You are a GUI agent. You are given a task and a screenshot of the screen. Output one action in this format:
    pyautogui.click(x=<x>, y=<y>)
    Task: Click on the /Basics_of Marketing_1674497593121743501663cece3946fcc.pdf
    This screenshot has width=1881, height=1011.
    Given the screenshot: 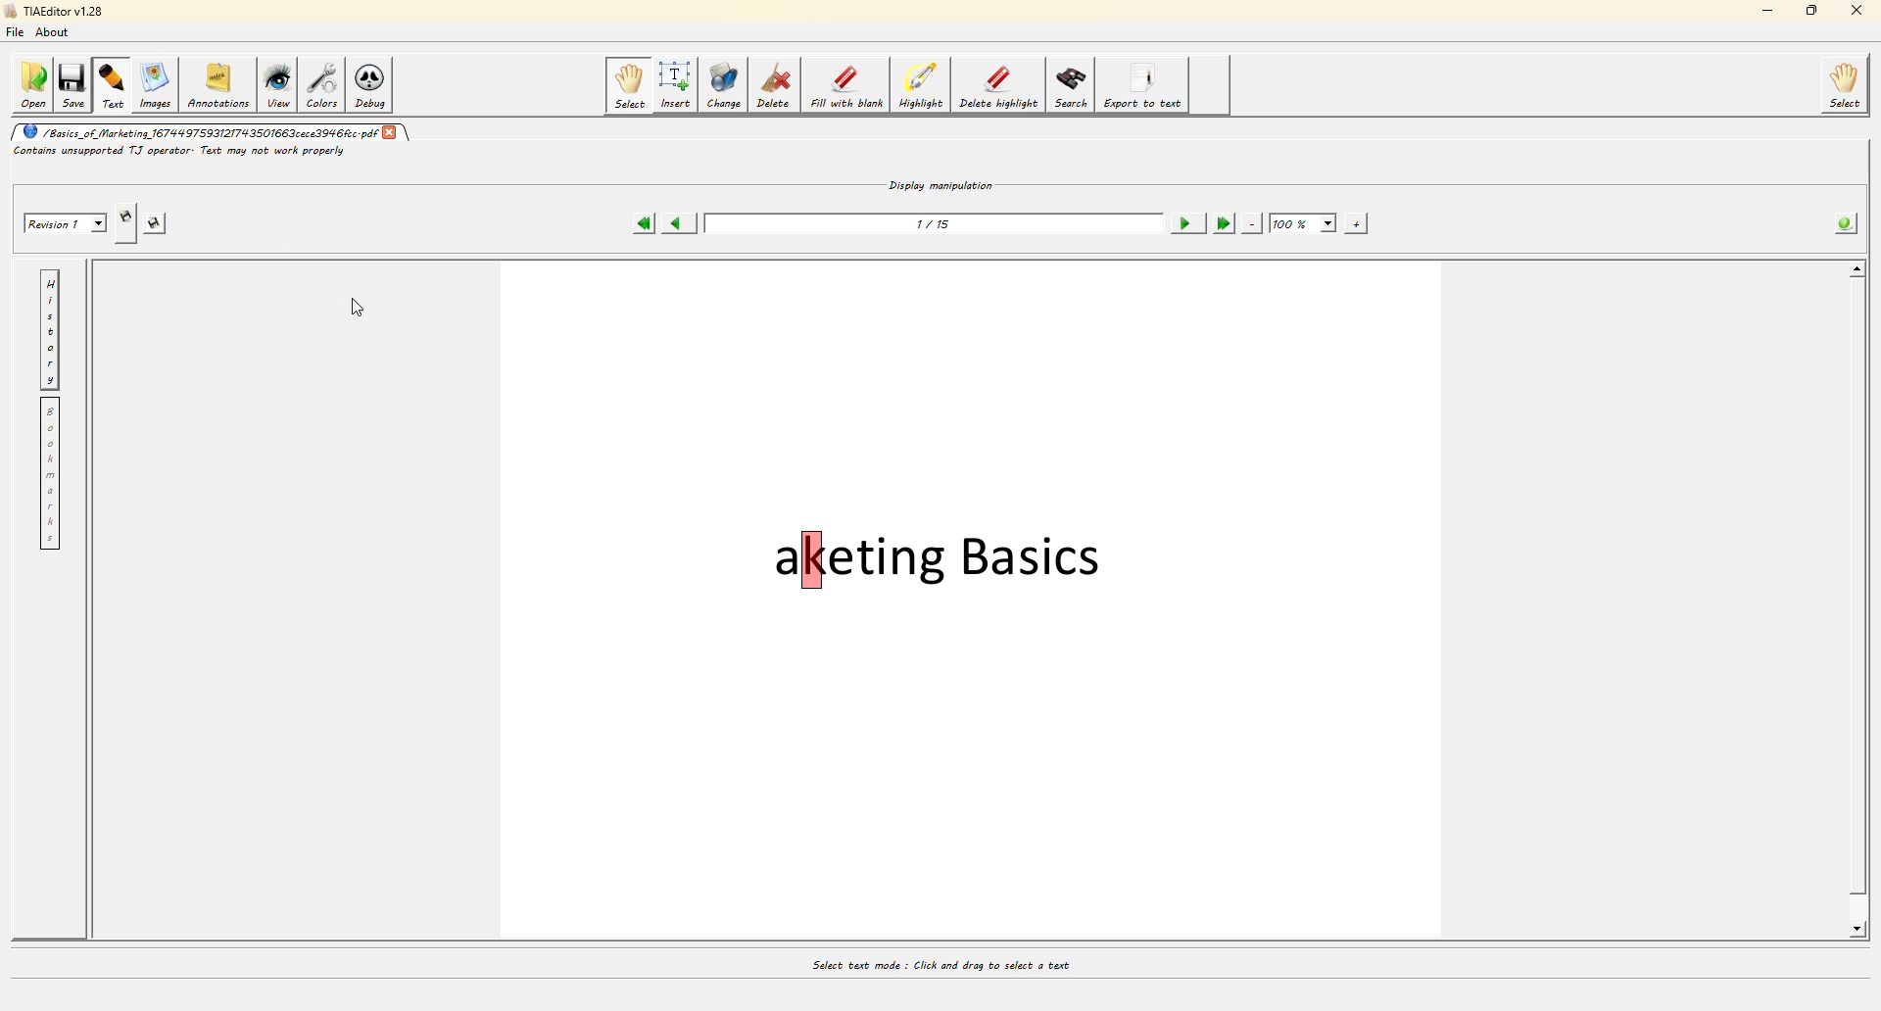 What is the action you would take?
    pyautogui.click(x=199, y=131)
    